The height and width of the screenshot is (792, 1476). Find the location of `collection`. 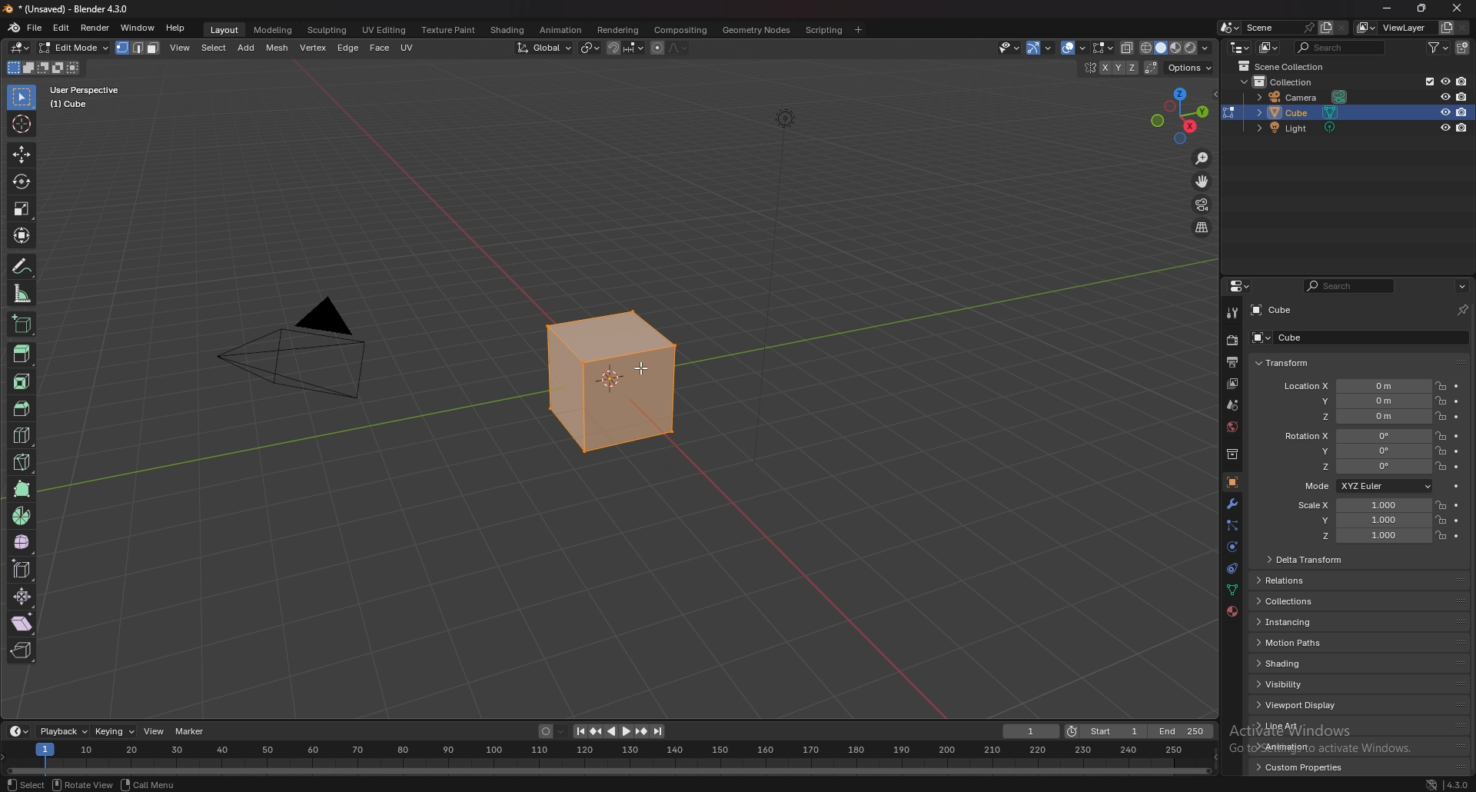

collection is located at coordinates (1287, 82).